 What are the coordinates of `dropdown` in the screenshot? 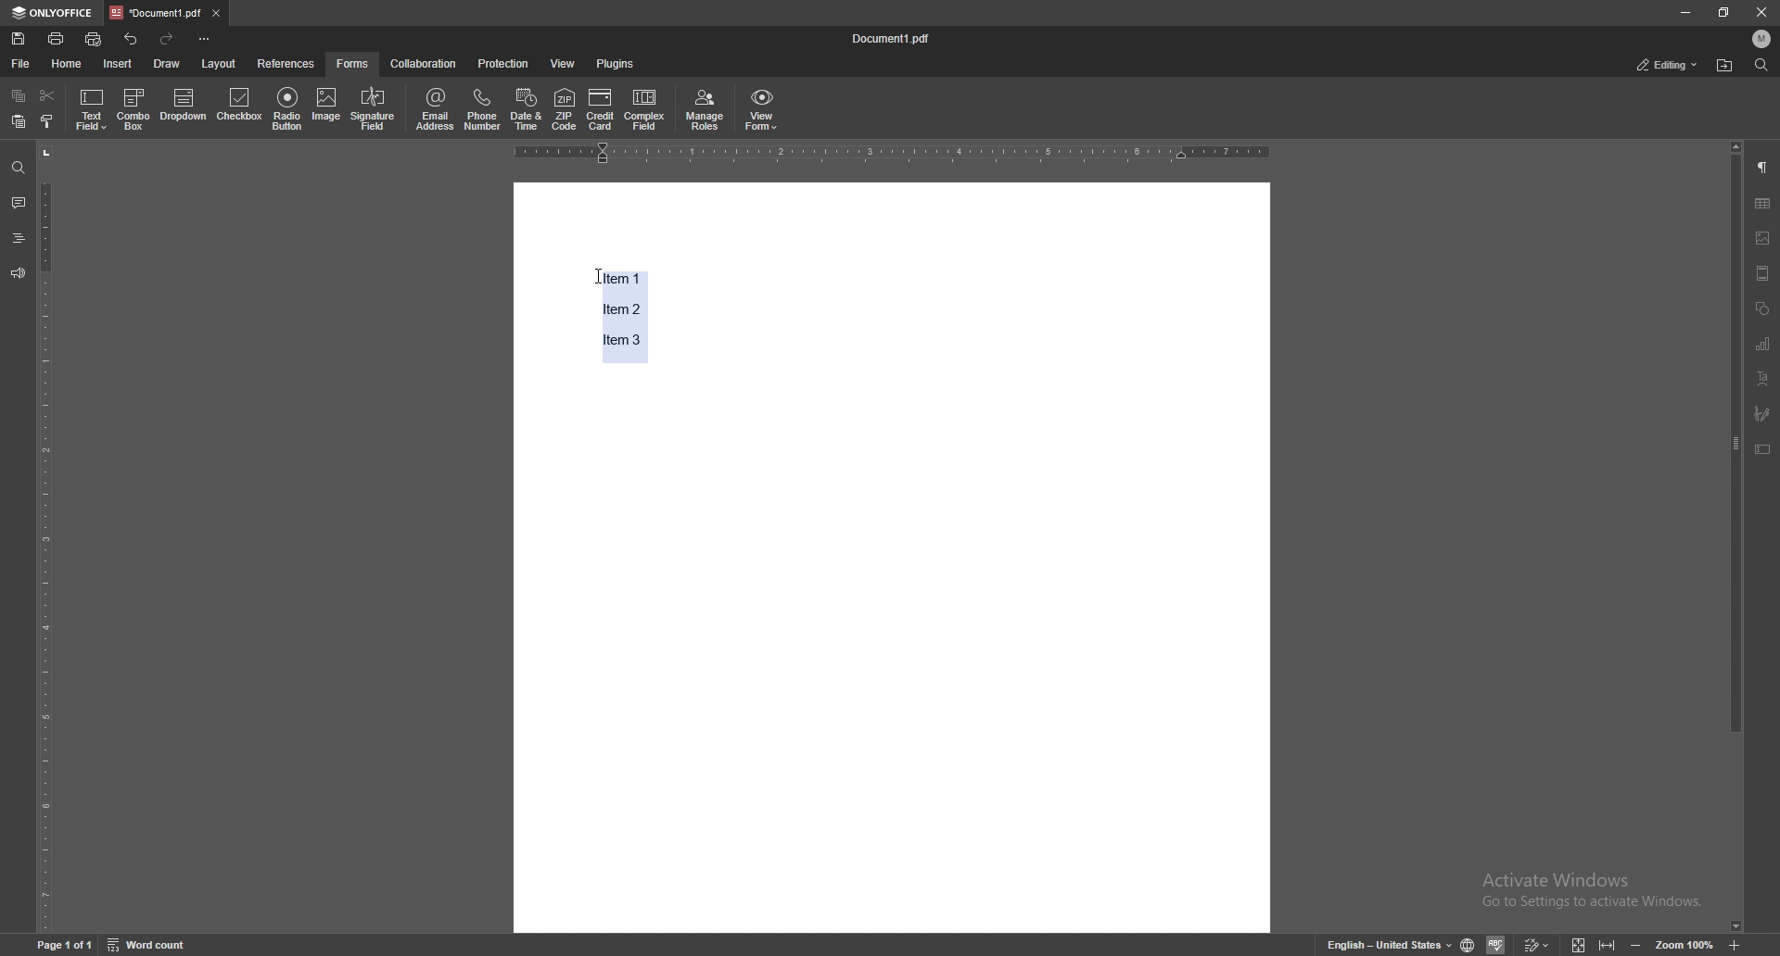 It's located at (184, 107).